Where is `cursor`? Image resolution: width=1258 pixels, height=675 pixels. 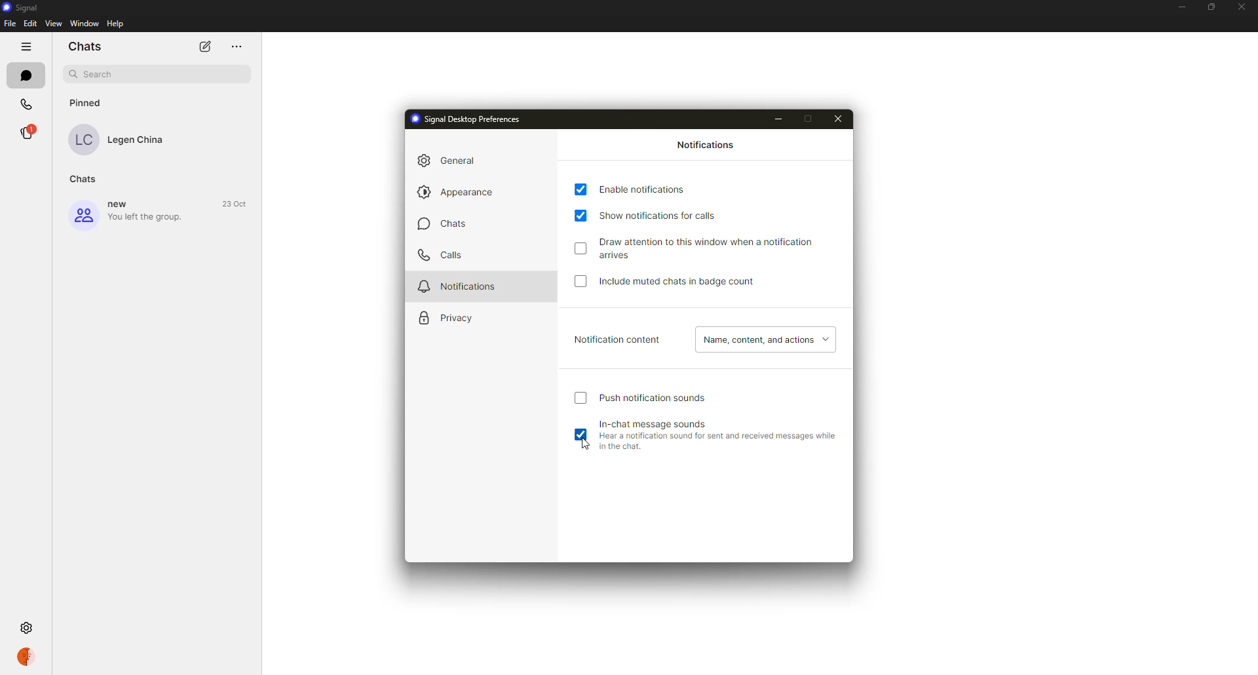
cursor is located at coordinates (586, 444).